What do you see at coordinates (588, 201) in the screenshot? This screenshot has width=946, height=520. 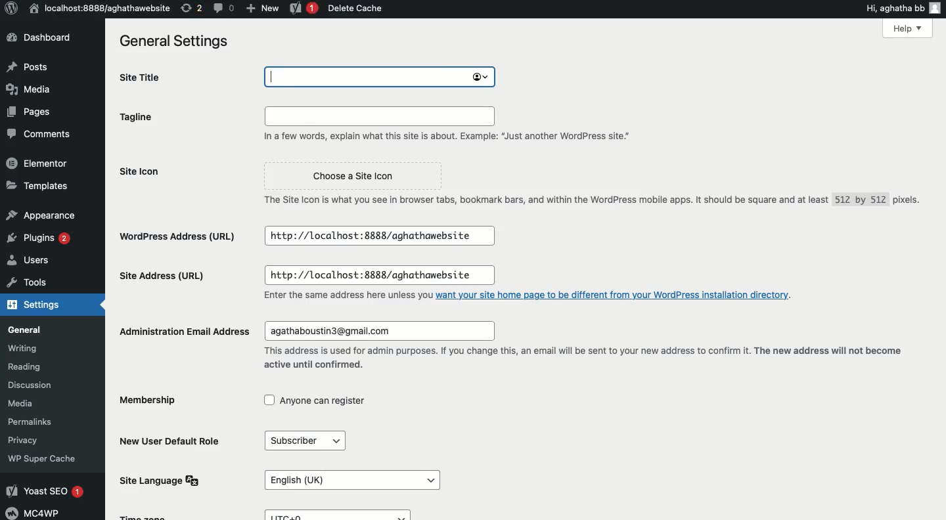 I see `The Site Icon is what you see in browser tabs, bookmark bars, and within the WordPress mobile apps. It should be square and at least 512 by 512 pixels.` at bounding box center [588, 201].